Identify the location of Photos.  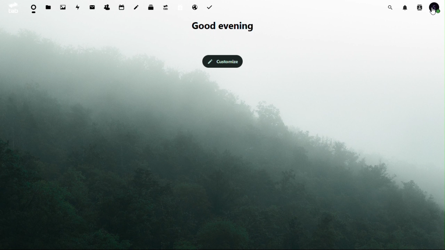
(63, 7).